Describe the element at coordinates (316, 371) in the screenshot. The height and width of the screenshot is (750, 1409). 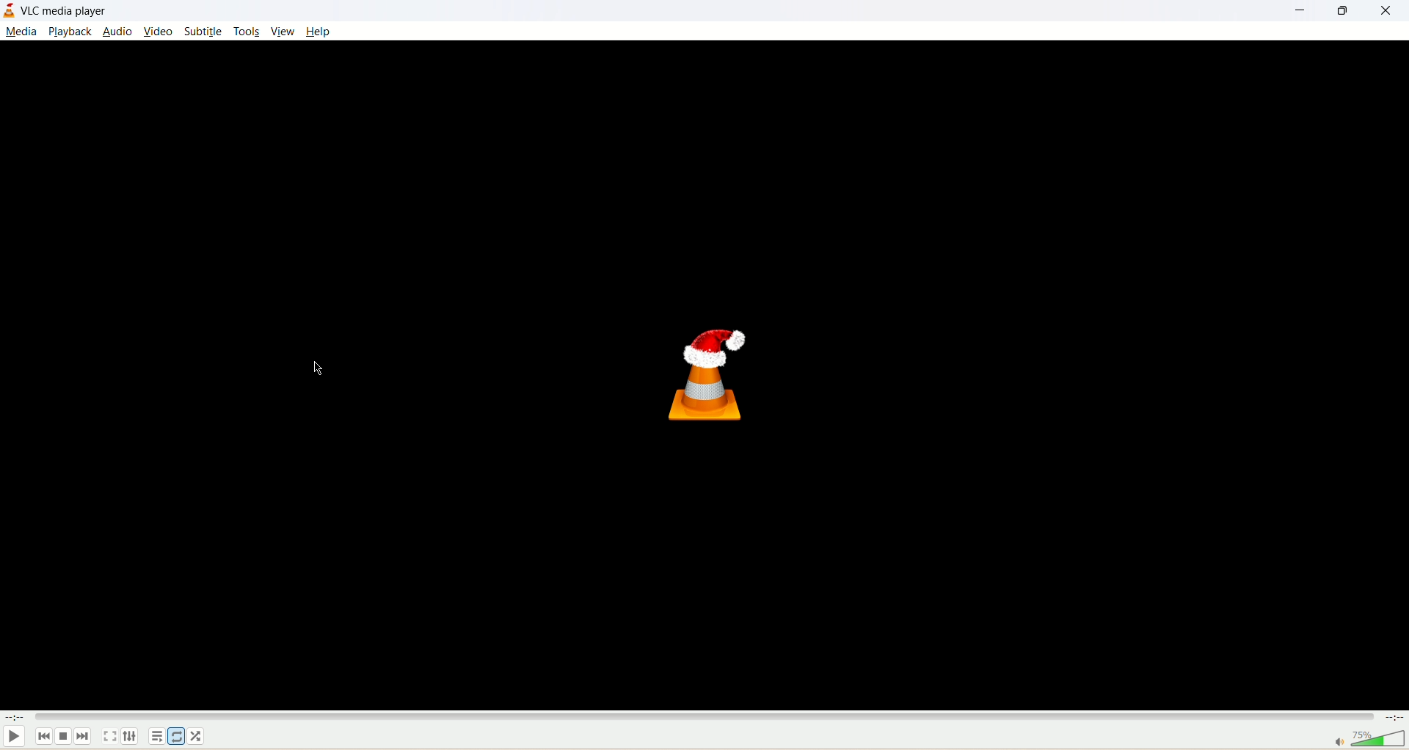
I see `cursor` at that location.